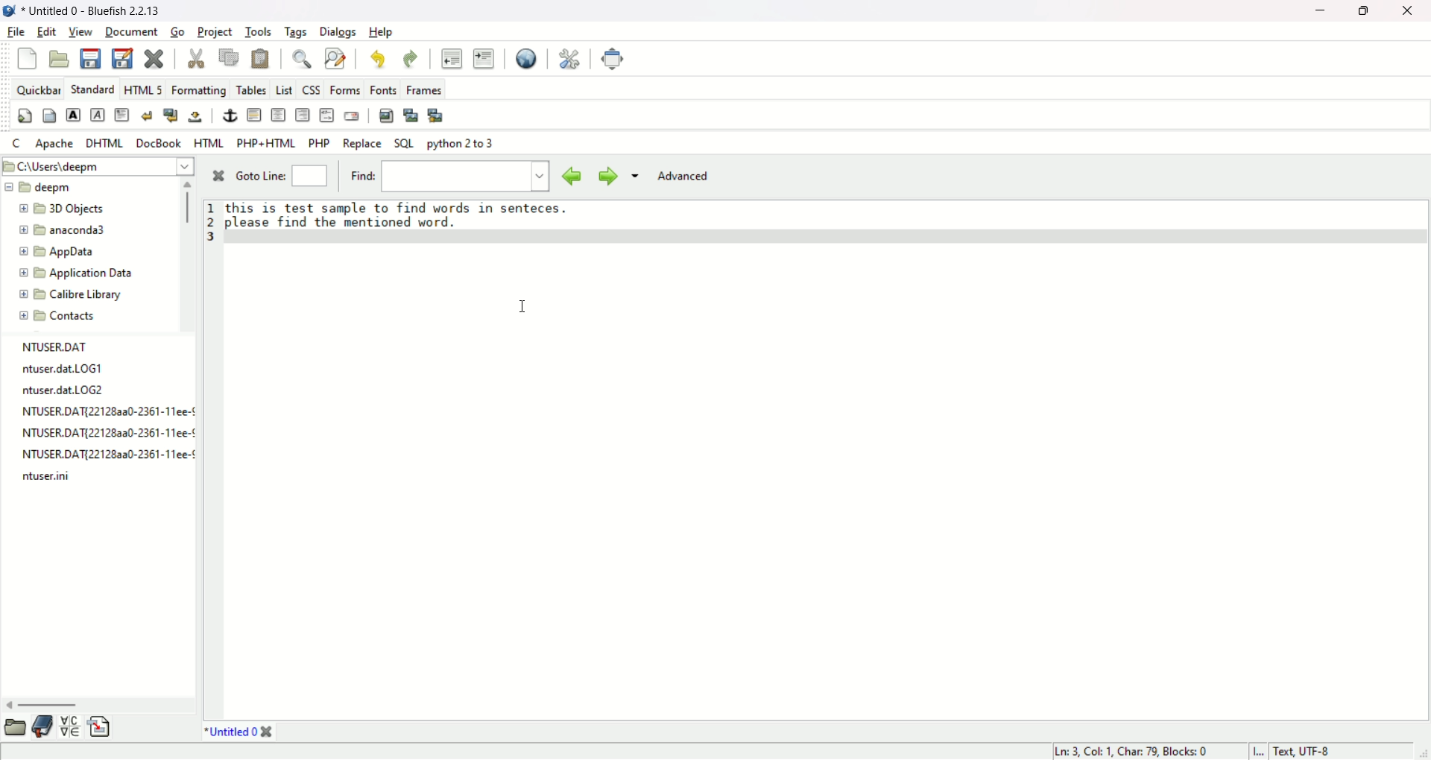  Describe the element at coordinates (570, 58) in the screenshot. I see `edit preferences` at that location.